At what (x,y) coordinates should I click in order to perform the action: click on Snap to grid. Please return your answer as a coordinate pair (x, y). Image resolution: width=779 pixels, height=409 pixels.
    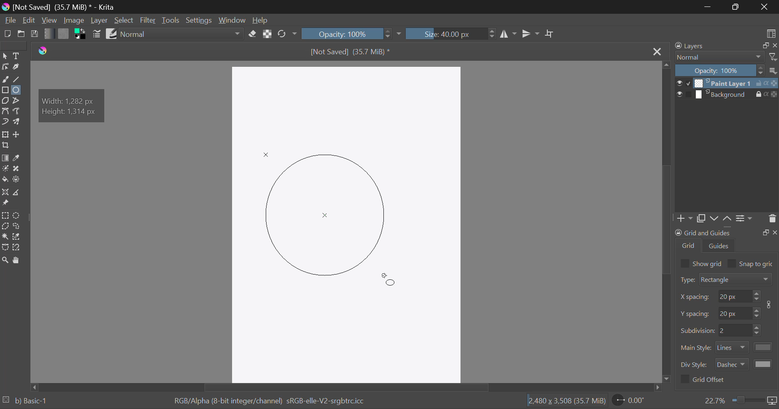
    Looking at the image, I should click on (752, 263).